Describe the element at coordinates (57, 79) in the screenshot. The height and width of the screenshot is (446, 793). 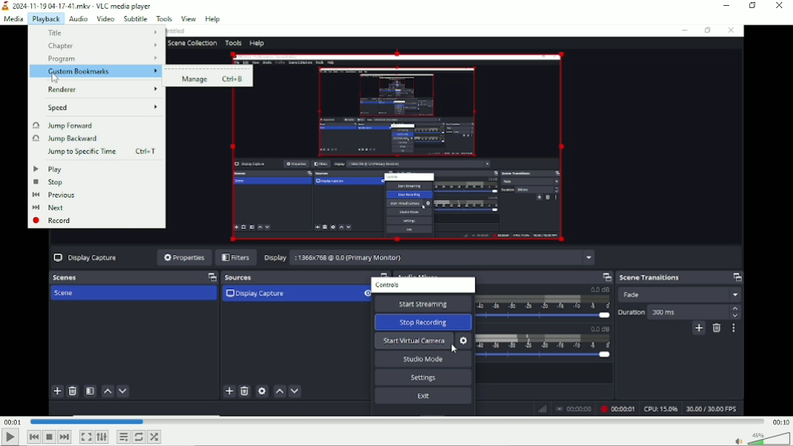
I see `Cursor` at that location.